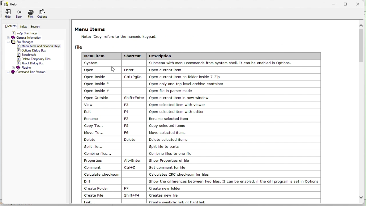  Describe the element at coordinates (146, 69) in the screenshot. I see `| open | Enter | Open current item` at that location.